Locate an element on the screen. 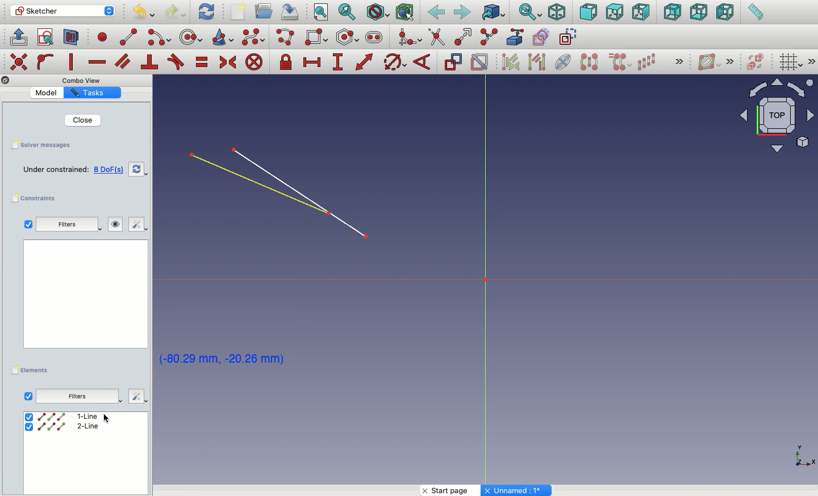  Axis is located at coordinates (486, 283).